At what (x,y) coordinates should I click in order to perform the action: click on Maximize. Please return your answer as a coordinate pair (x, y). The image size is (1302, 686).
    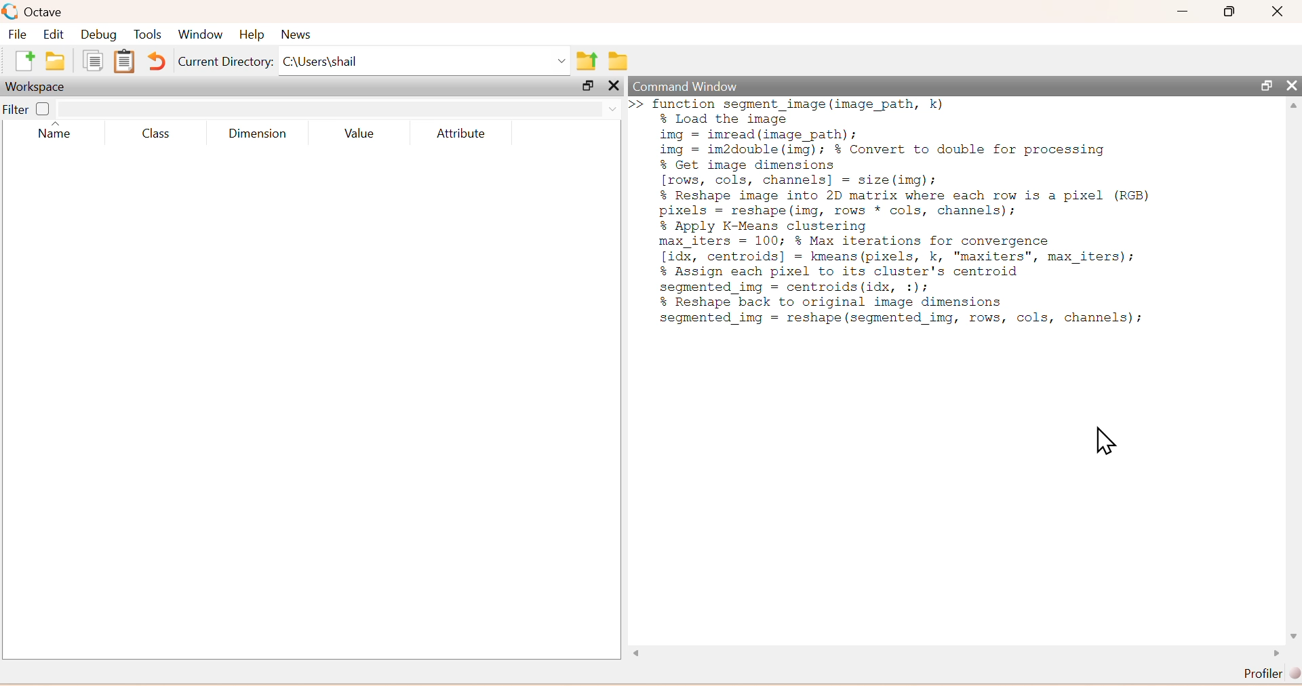
    Looking at the image, I should click on (1264, 85).